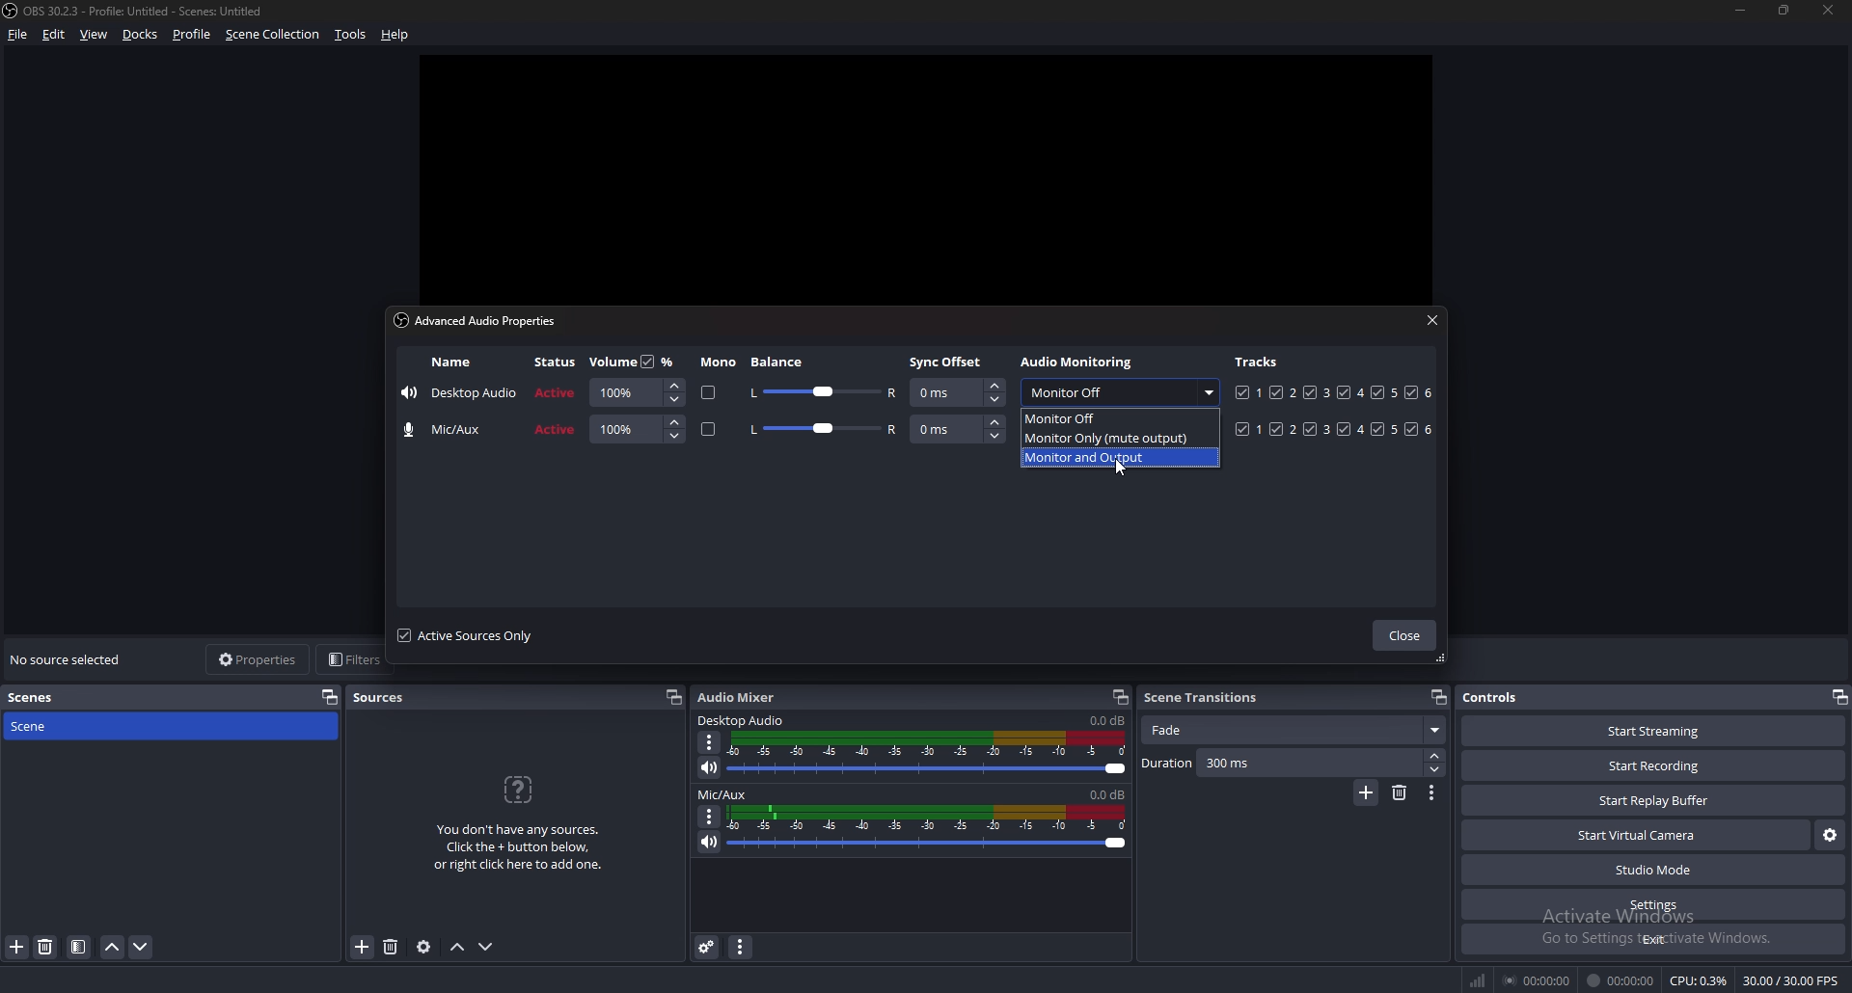  Describe the element at coordinates (660, 361) in the screenshot. I see `percentage toggle` at that location.